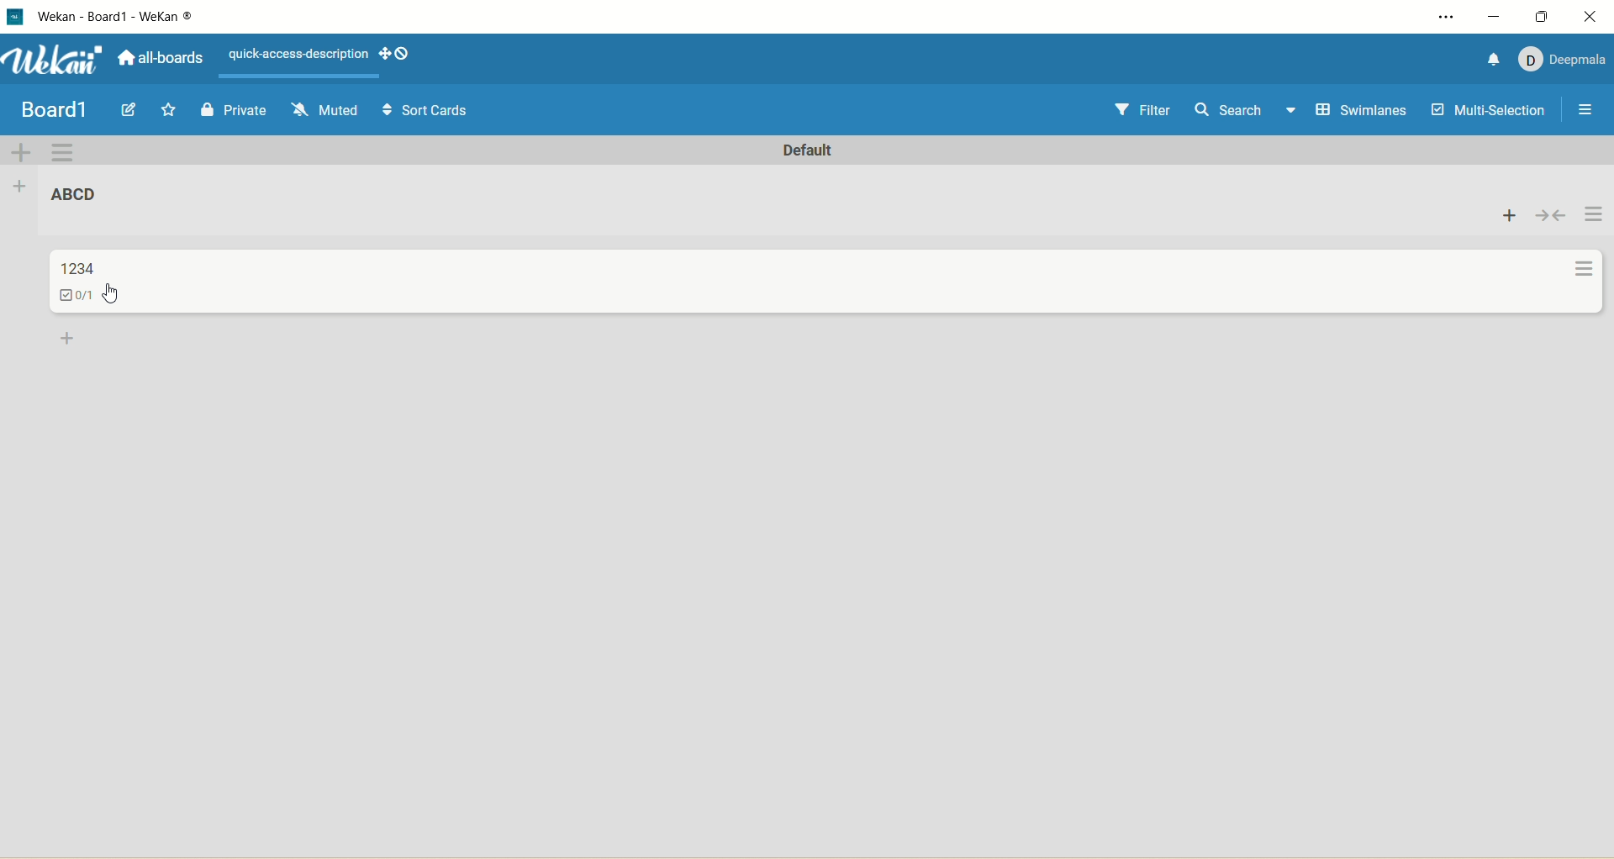 This screenshot has height=859, width=1614. What do you see at coordinates (324, 111) in the screenshot?
I see `muted` at bounding box center [324, 111].